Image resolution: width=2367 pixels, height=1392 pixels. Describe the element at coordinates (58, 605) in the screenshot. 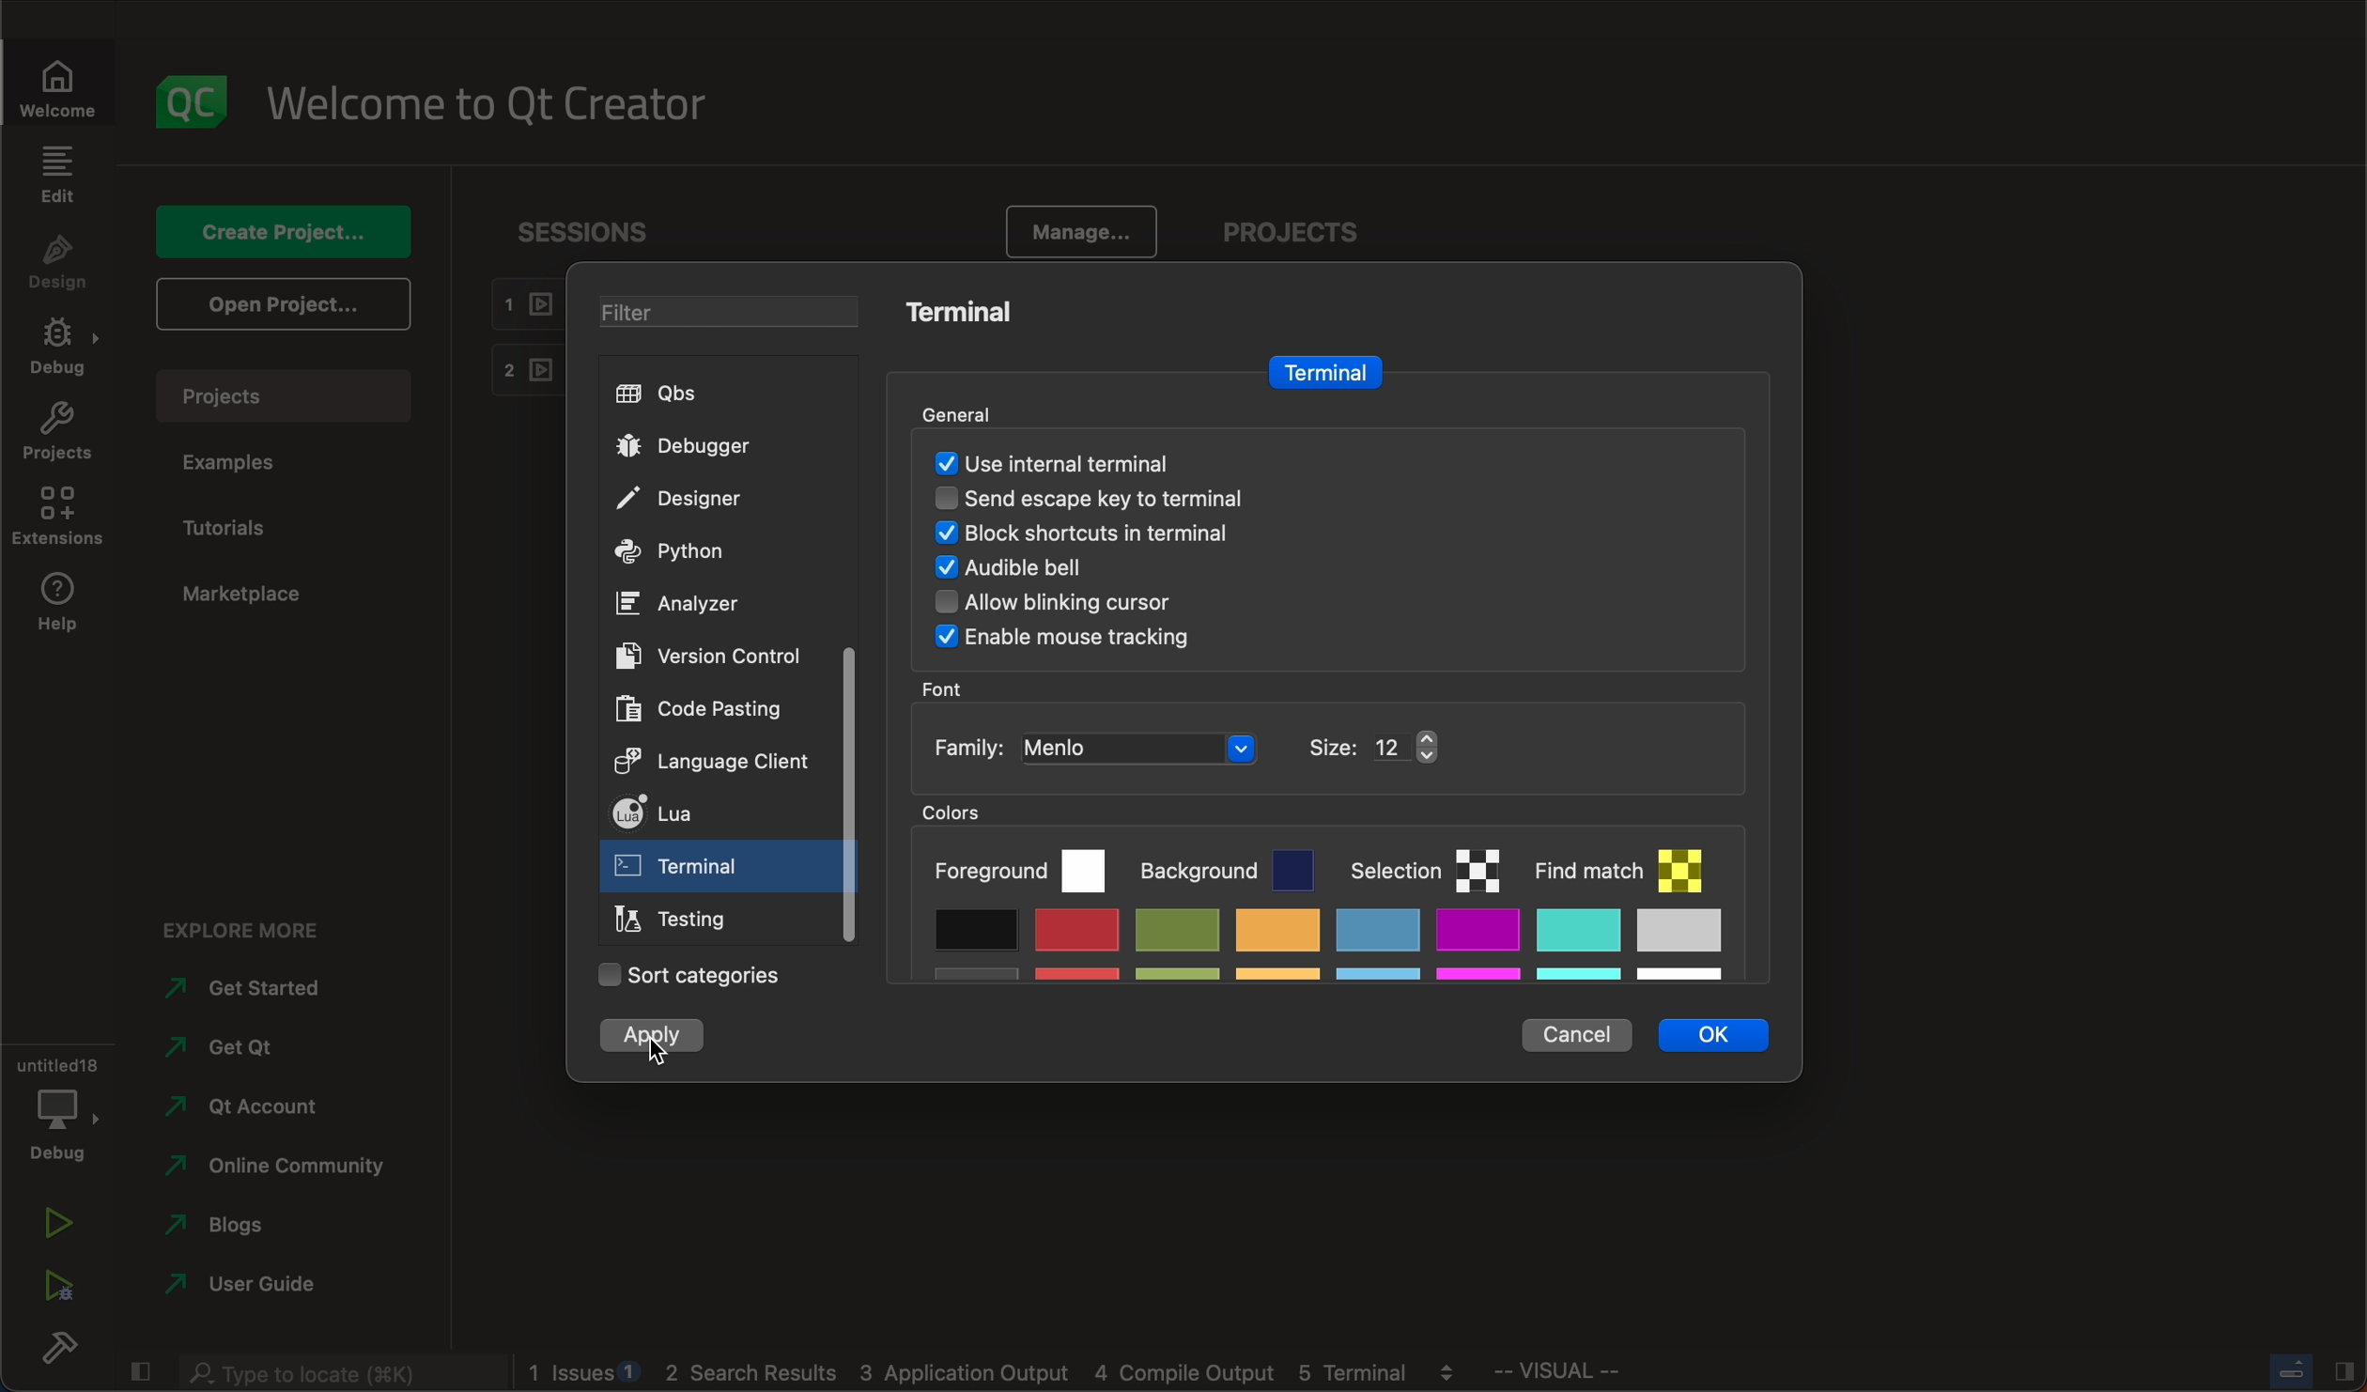

I see `help` at that location.